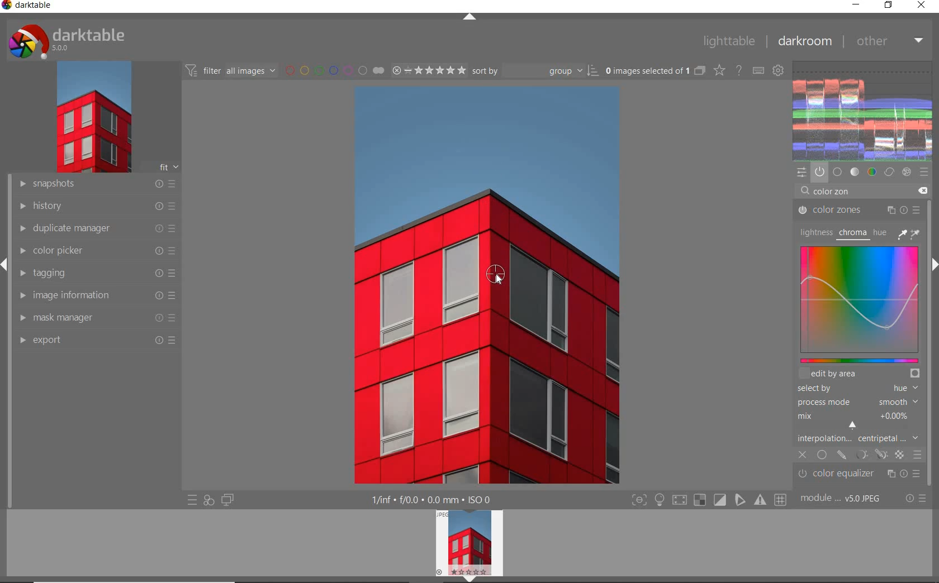  Describe the element at coordinates (98, 341) in the screenshot. I see `export` at that location.